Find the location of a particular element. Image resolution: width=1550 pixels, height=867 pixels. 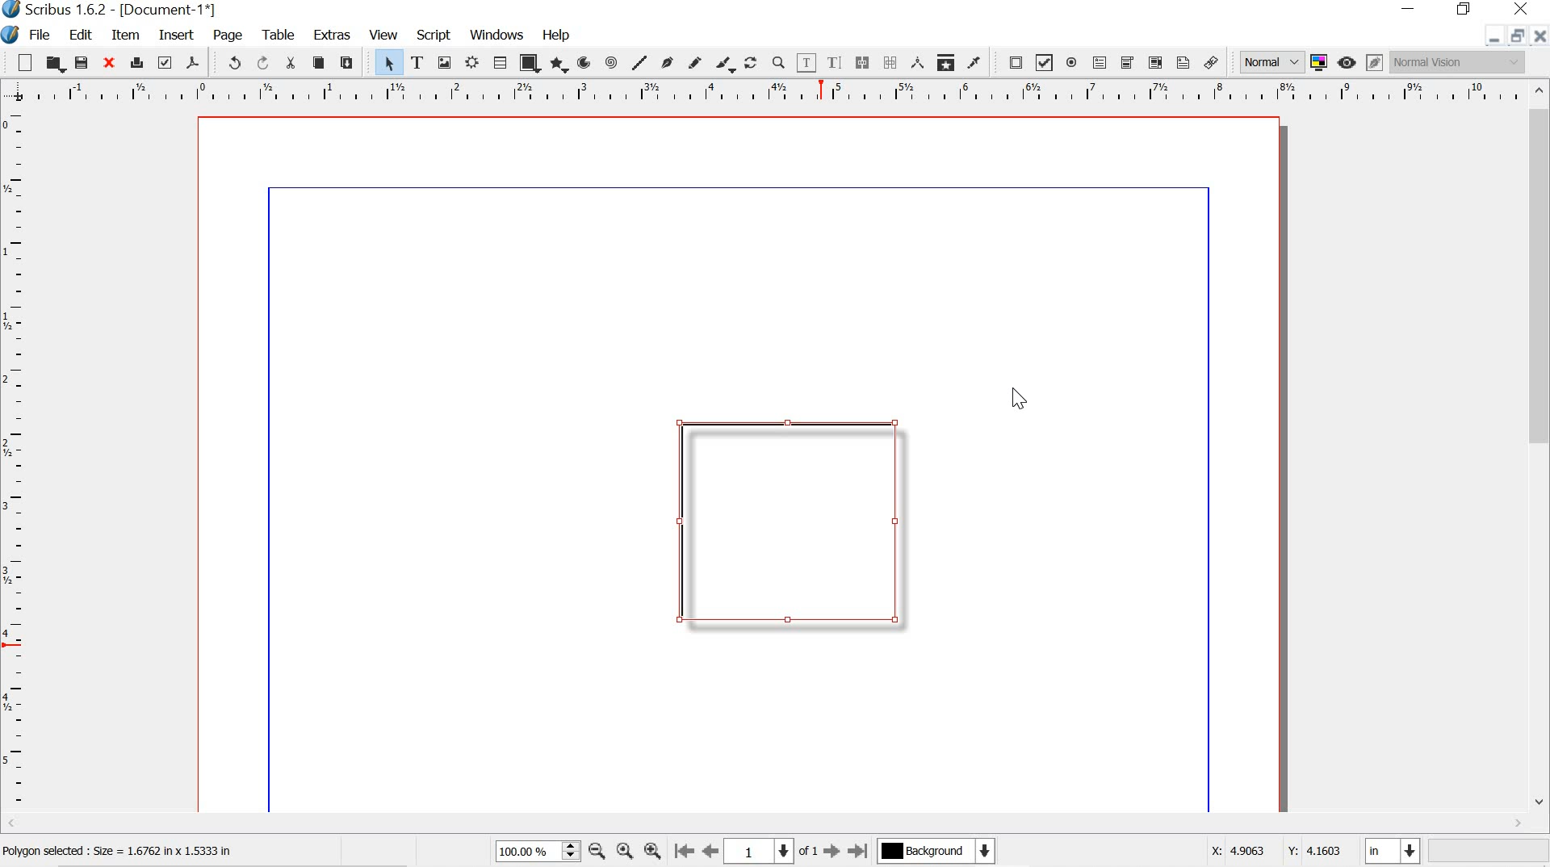

image frame is located at coordinates (445, 62).